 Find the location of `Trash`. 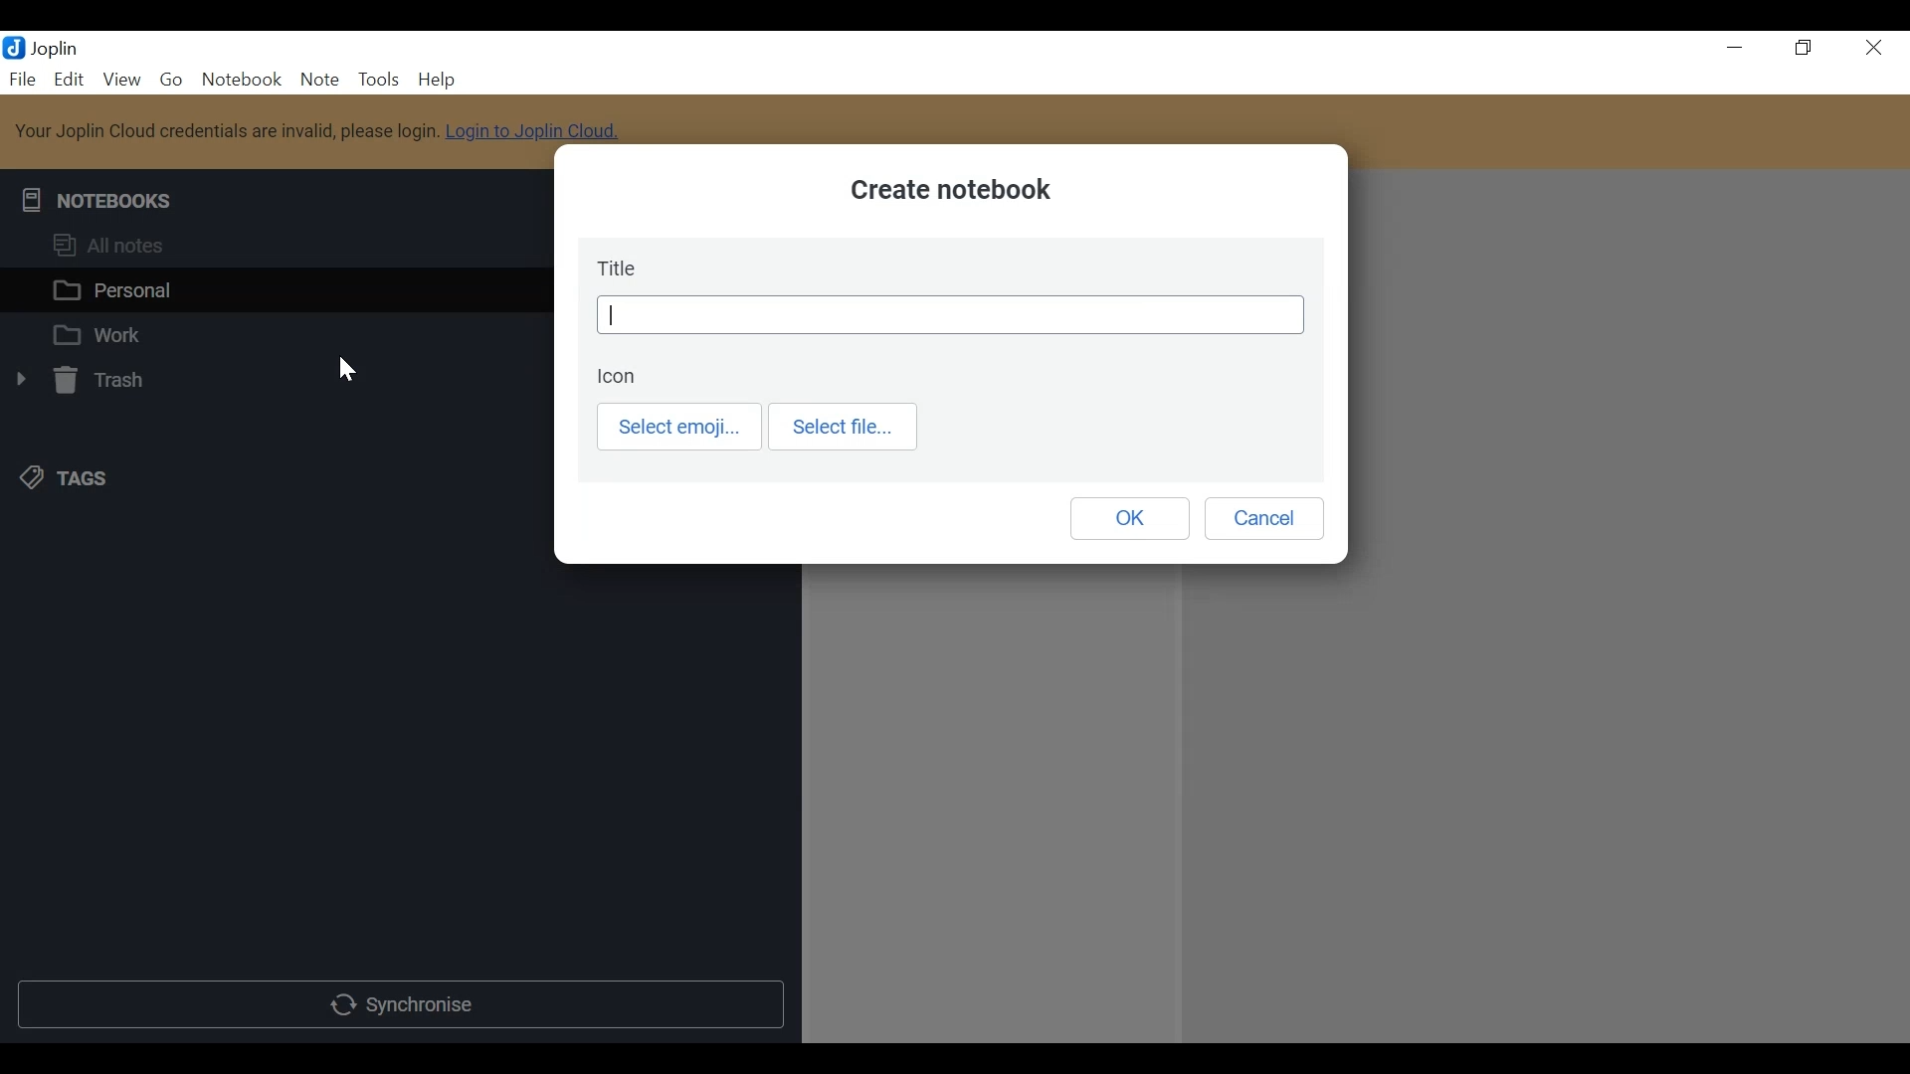

Trash is located at coordinates (84, 383).